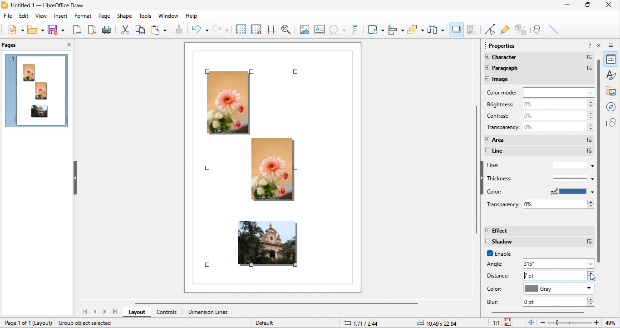 This screenshot has width=620, height=328. What do you see at coordinates (96, 312) in the screenshot?
I see `previous page` at bounding box center [96, 312].